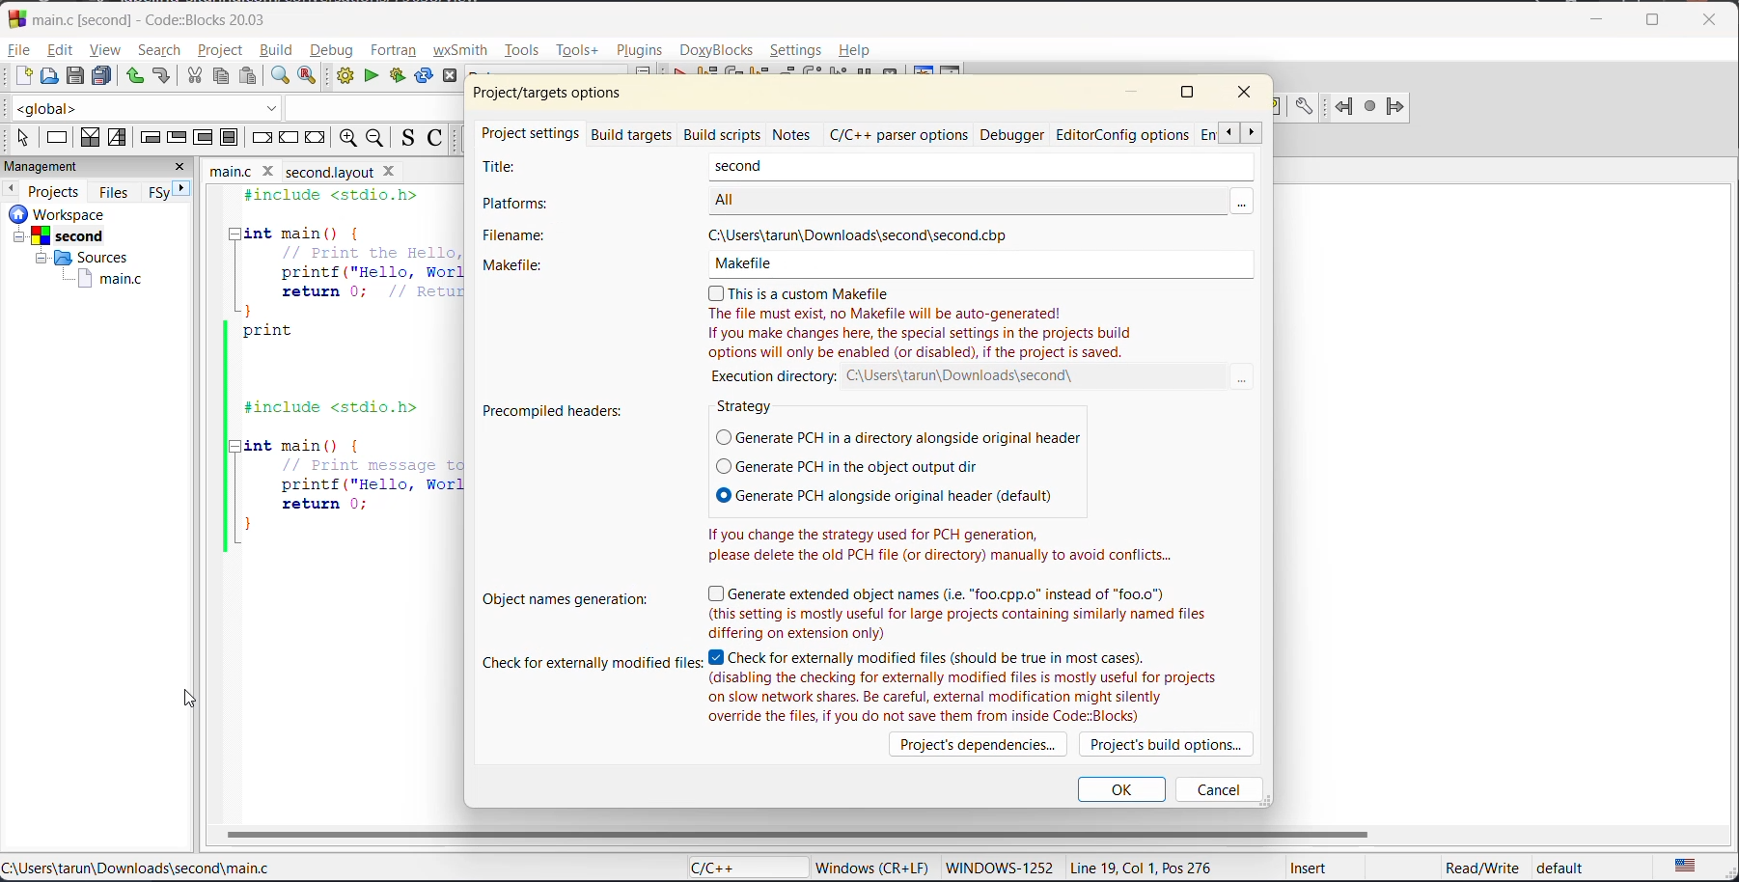 This screenshot has width=1739, height=882. I want to click on find, so click(274, 75).